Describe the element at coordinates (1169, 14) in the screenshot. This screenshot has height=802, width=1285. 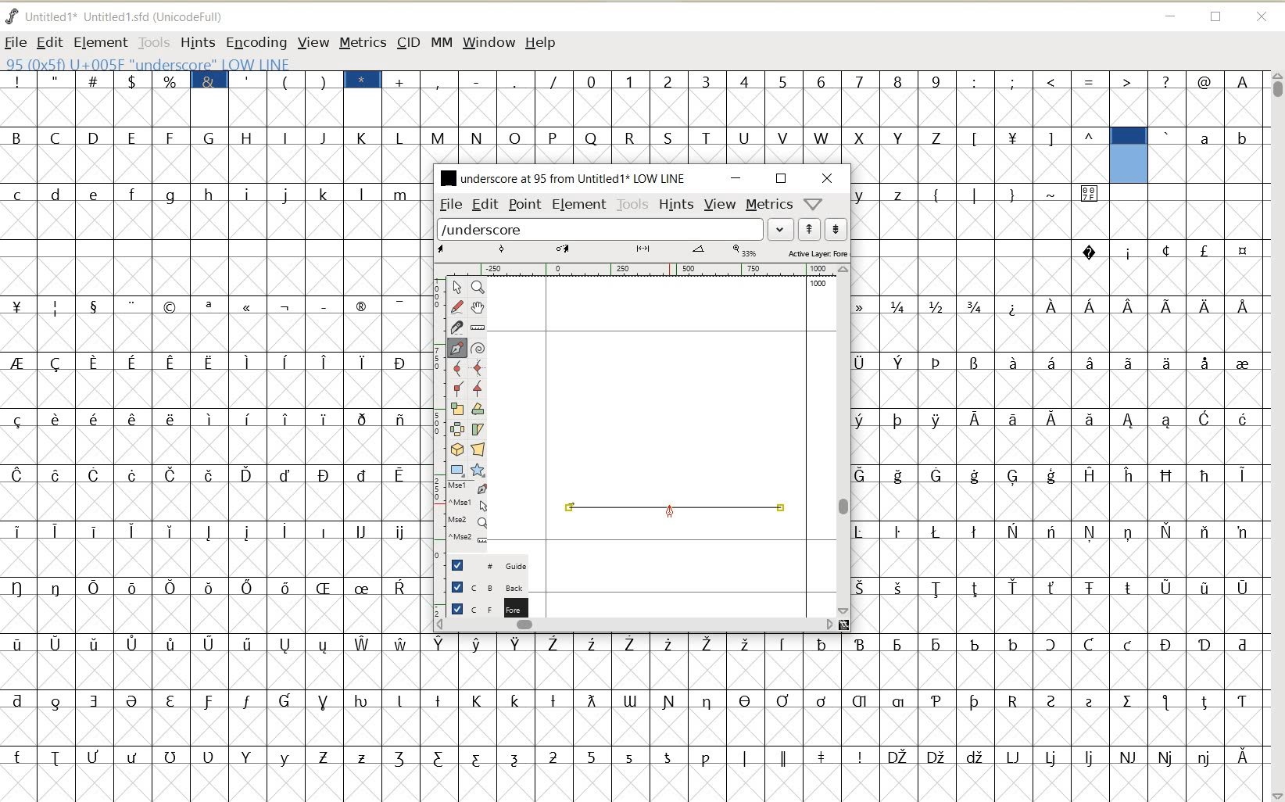
I see `MINIMIZE` at that location.